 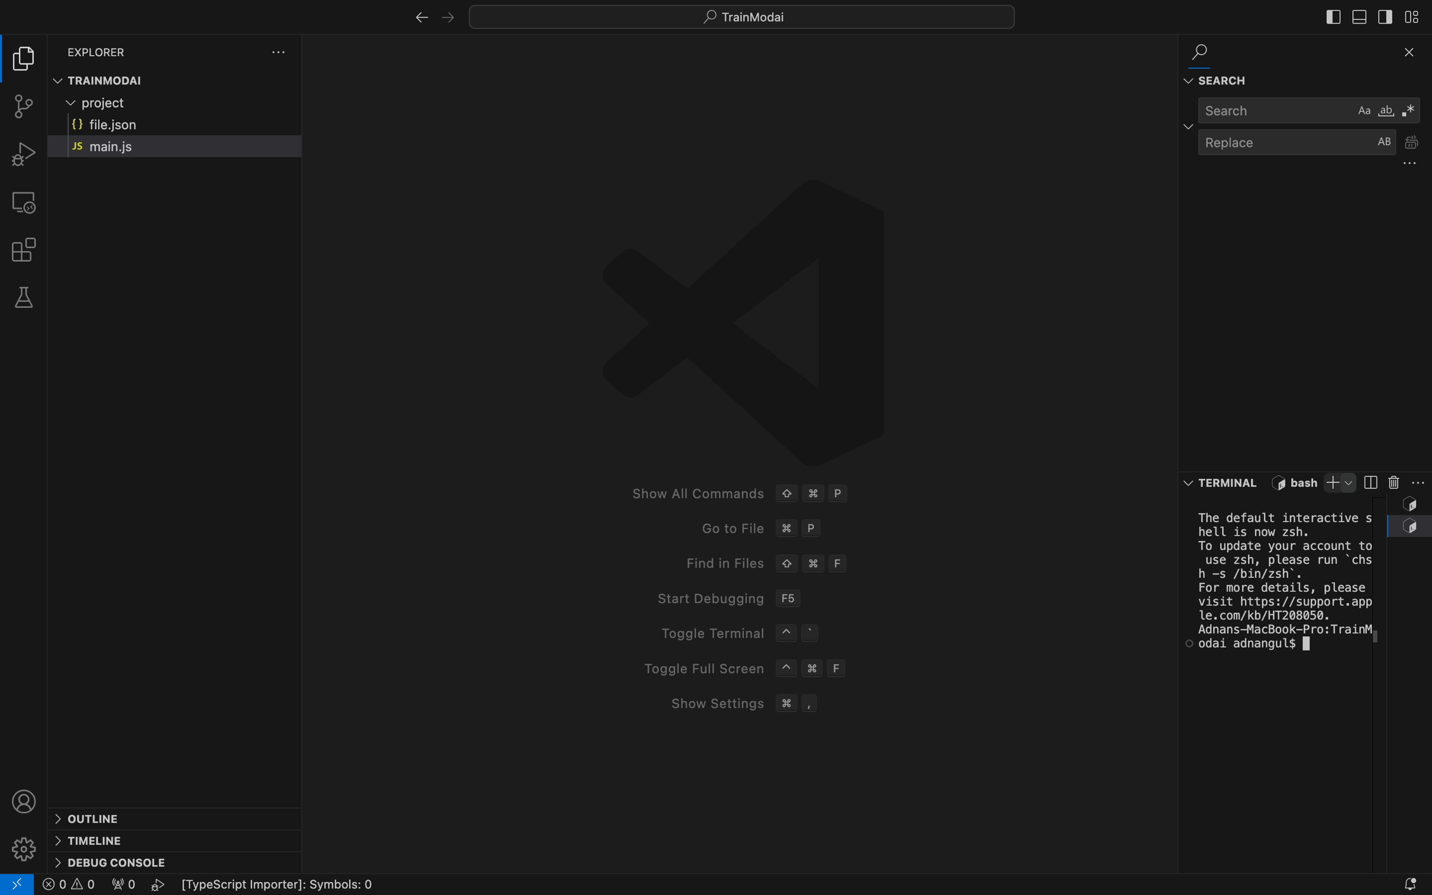 I want to click on trainmodai, so click(x=182, y=80).